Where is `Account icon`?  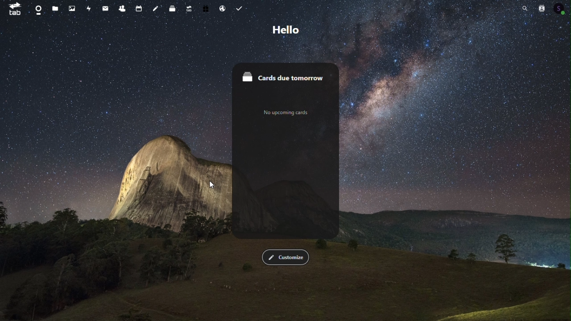
Account icon is located at coordinates (560, 8).